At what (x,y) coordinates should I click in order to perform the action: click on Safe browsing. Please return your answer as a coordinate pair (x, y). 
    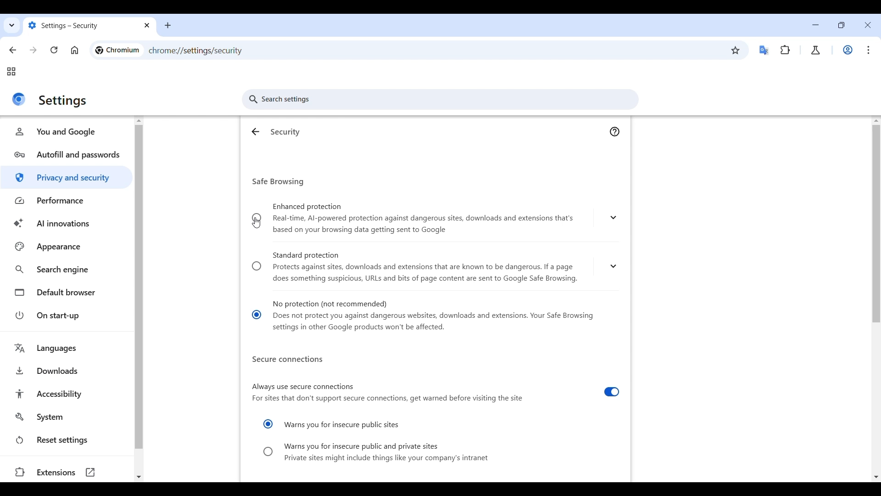
    Looking at the image, I should click on (278, 181).